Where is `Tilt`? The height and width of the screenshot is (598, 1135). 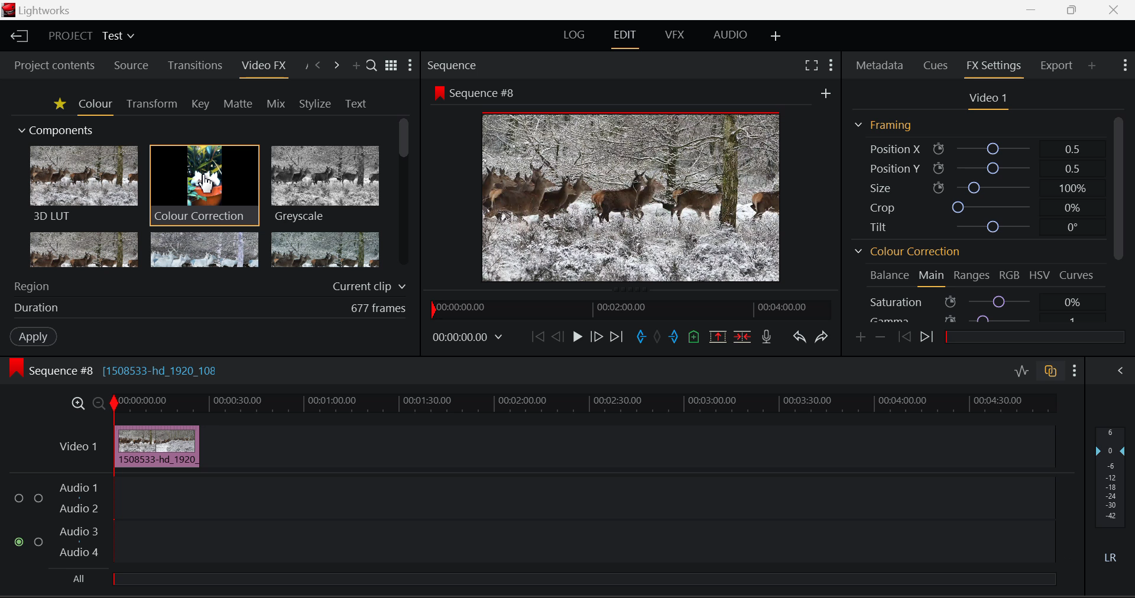
Tilt is located at coordinates (975, 226).